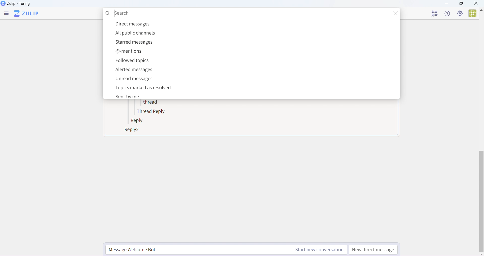 The width and height of the screenshot is (484, 256). I want to click on Reply2, so click(130, 131).